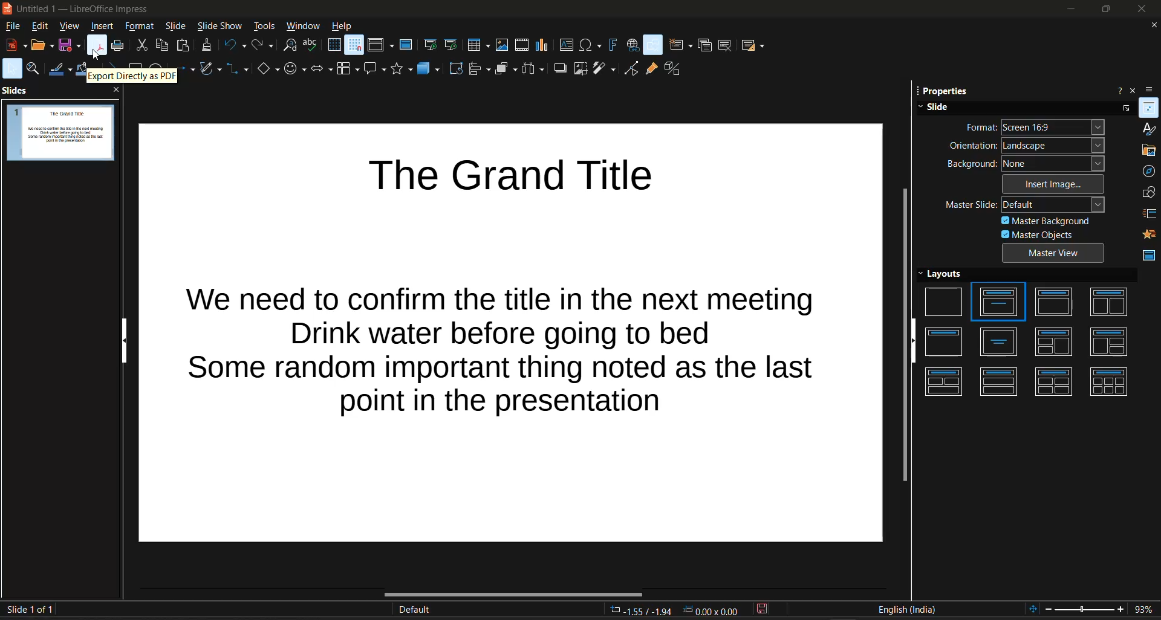 The height and width of the screenshot is (620, 1161). Describe the element at coordinates (32, 609) in the screenshot. I see `side 1 of 1` at that location.